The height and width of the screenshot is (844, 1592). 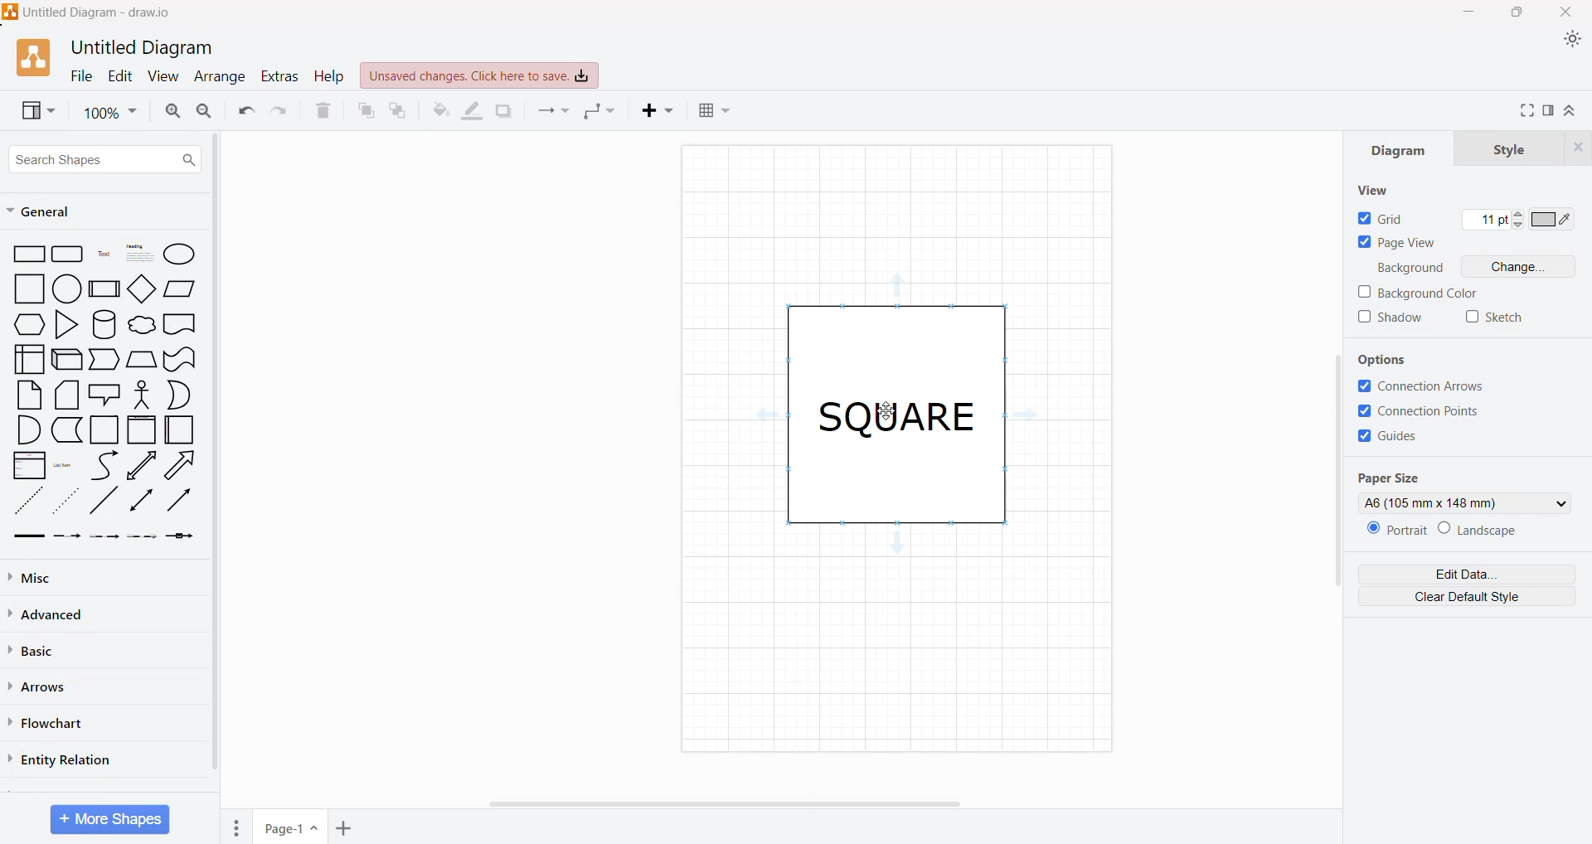 I want to click on Diamond, so click(x=143, y=288).